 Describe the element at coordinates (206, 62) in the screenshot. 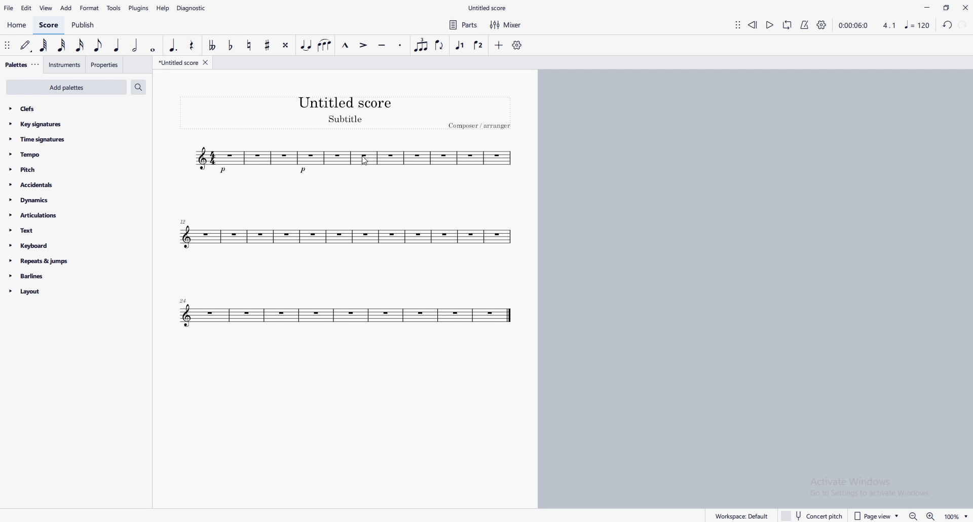

I see `close` at that location.